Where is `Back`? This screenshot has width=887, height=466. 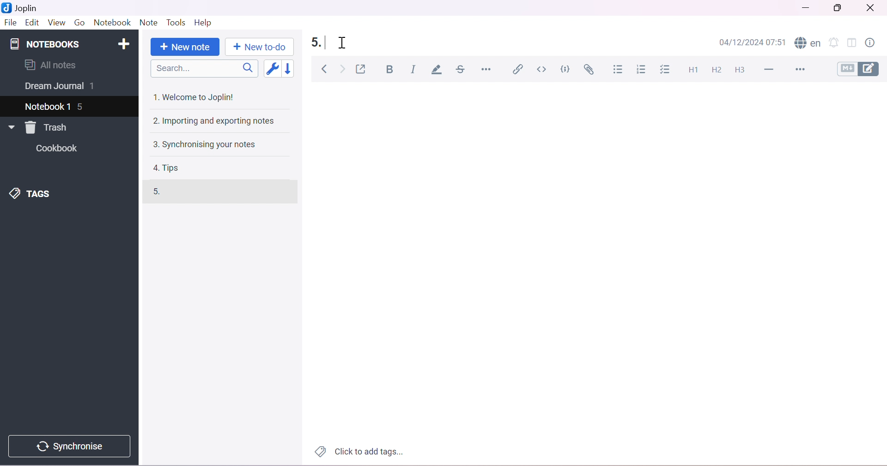
Back is located at coordinates (326, 69).